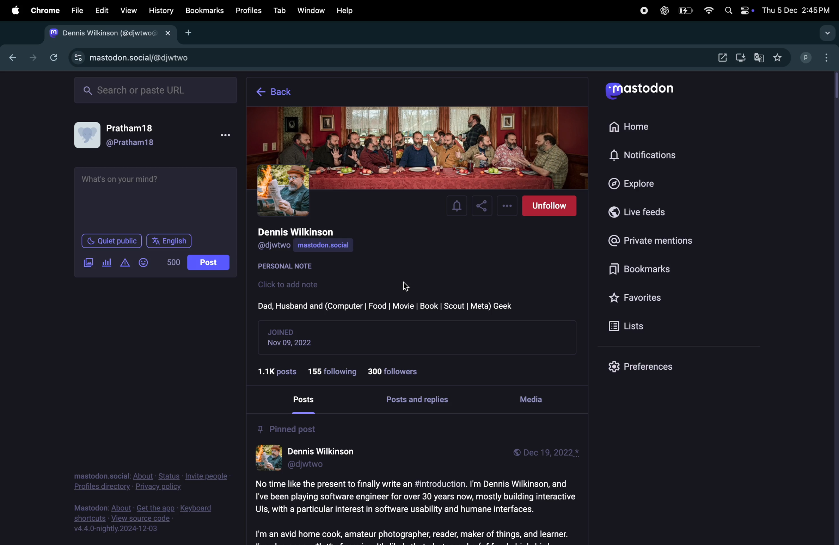 The width and height of the screenshot is (839, 545). What do you see at coordinates (46, 10) in the screenshot?
I see `chrome` at bounding box center [46, 10].